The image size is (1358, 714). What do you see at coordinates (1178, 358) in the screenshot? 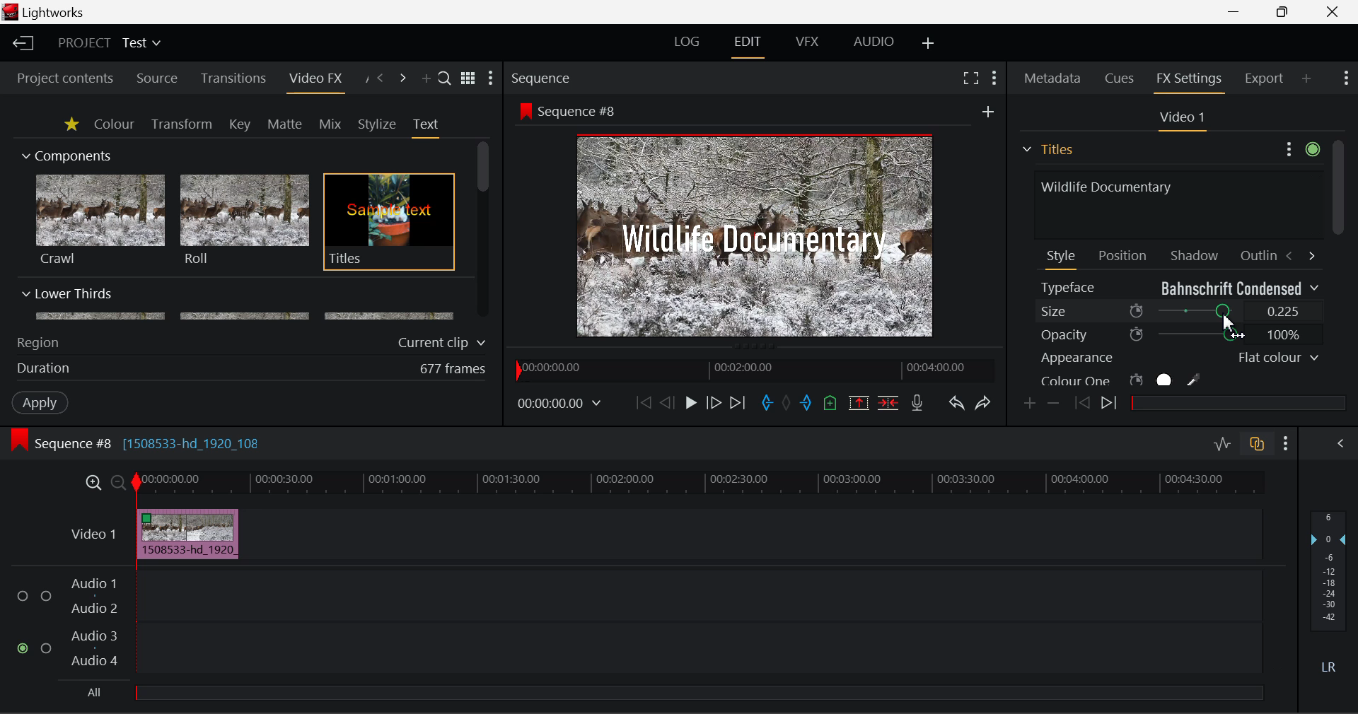
I see `Appearance` at bounding box center [1178, 358].